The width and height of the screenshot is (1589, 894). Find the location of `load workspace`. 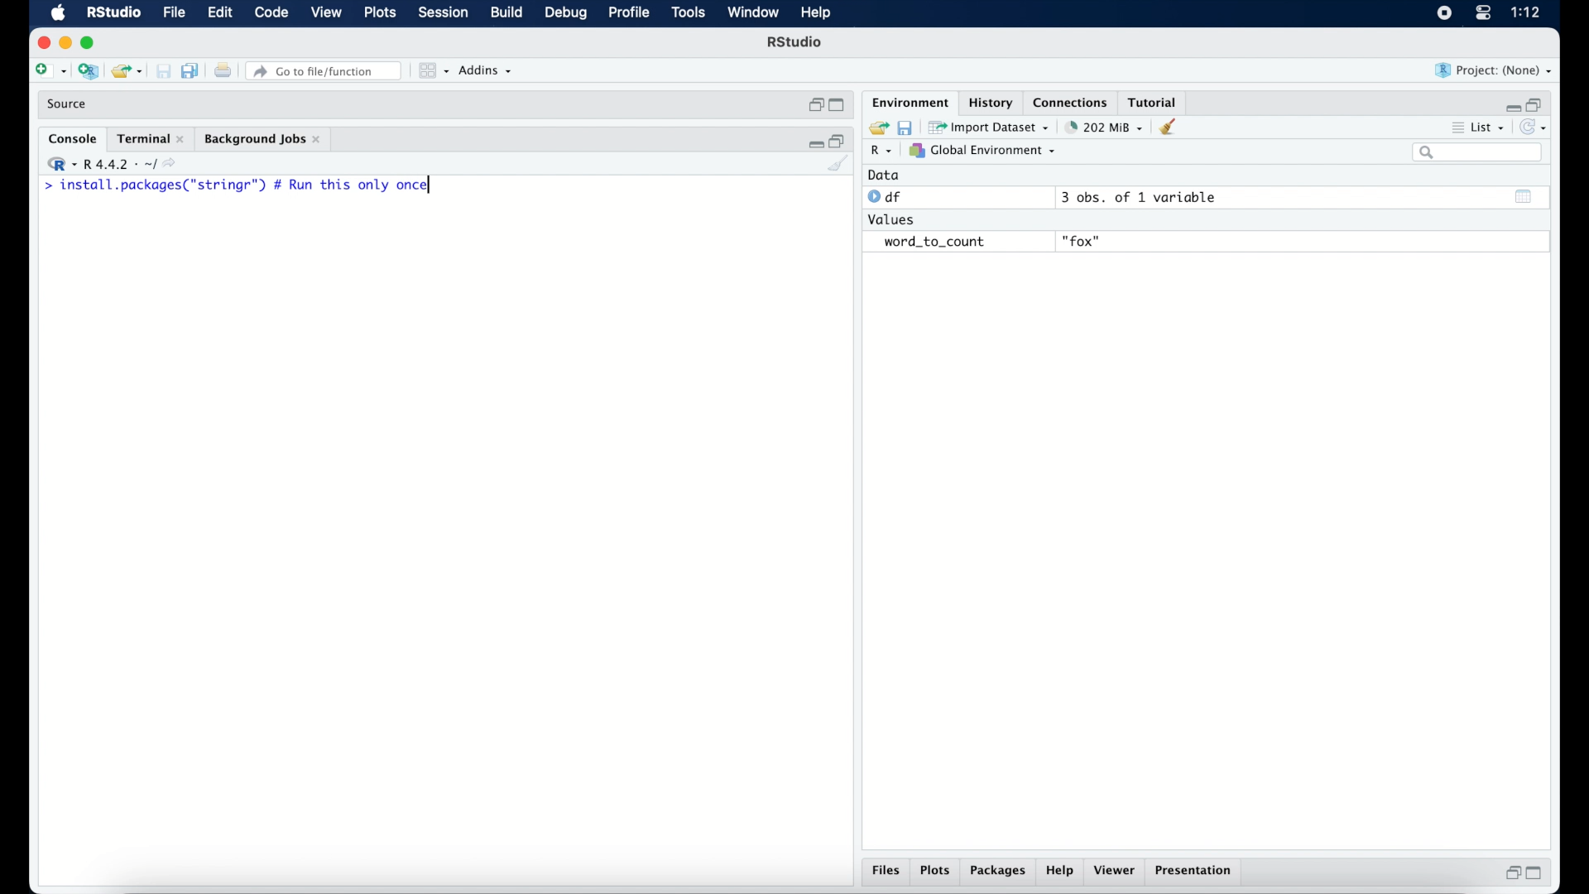

load workspace is located at coordinates (876, 128).